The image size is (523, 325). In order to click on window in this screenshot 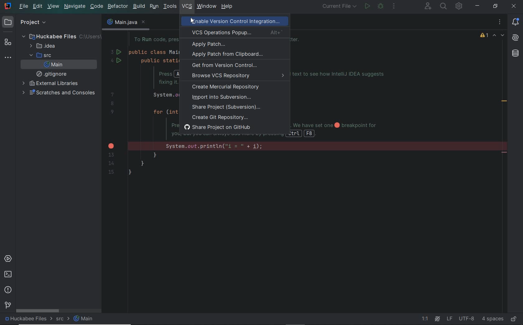, I will do `click(206, 6)`.